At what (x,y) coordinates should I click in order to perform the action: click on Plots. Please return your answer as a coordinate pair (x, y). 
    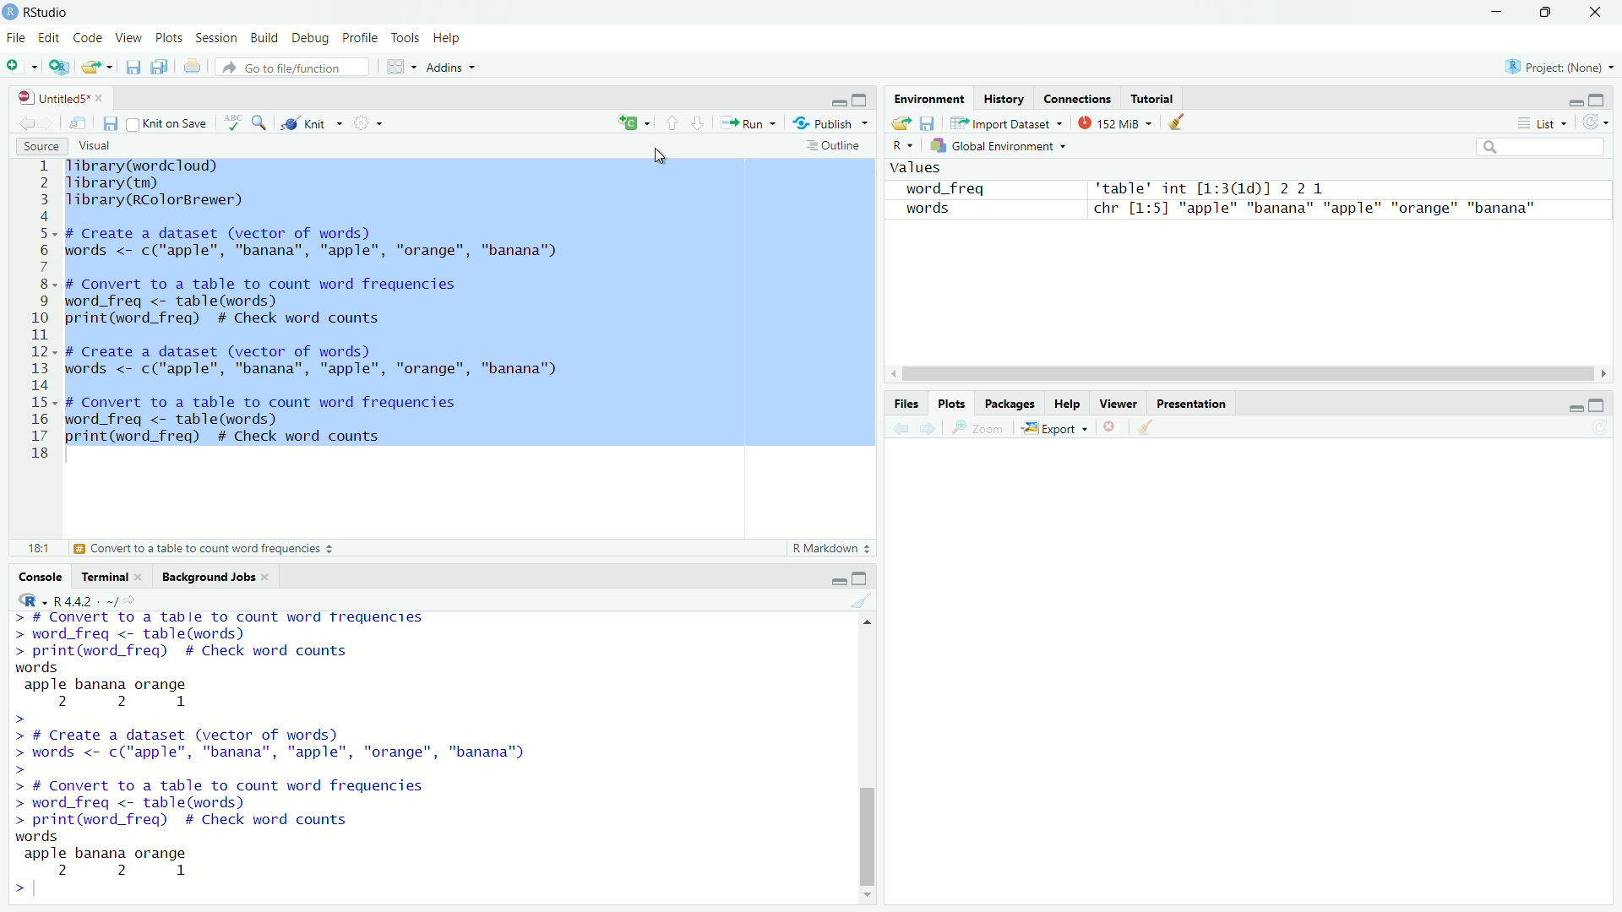
    Looking at the image, I should click on (952, 403).